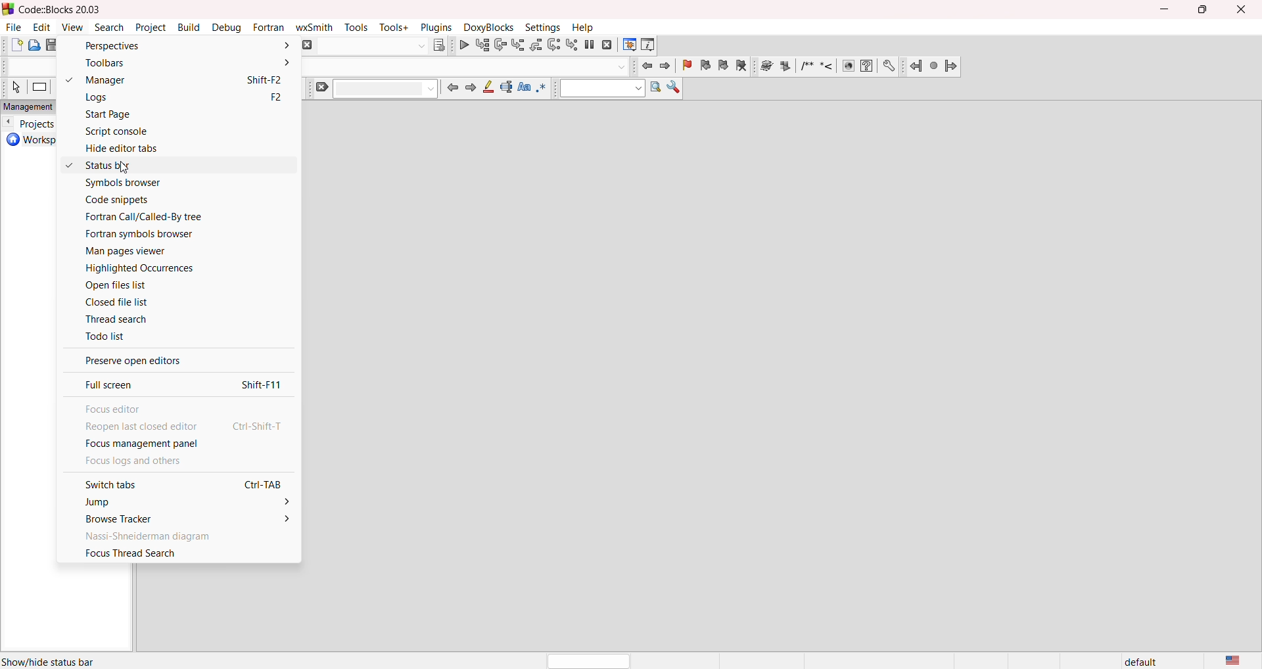  I want to click on jump back, so click(456, 90).